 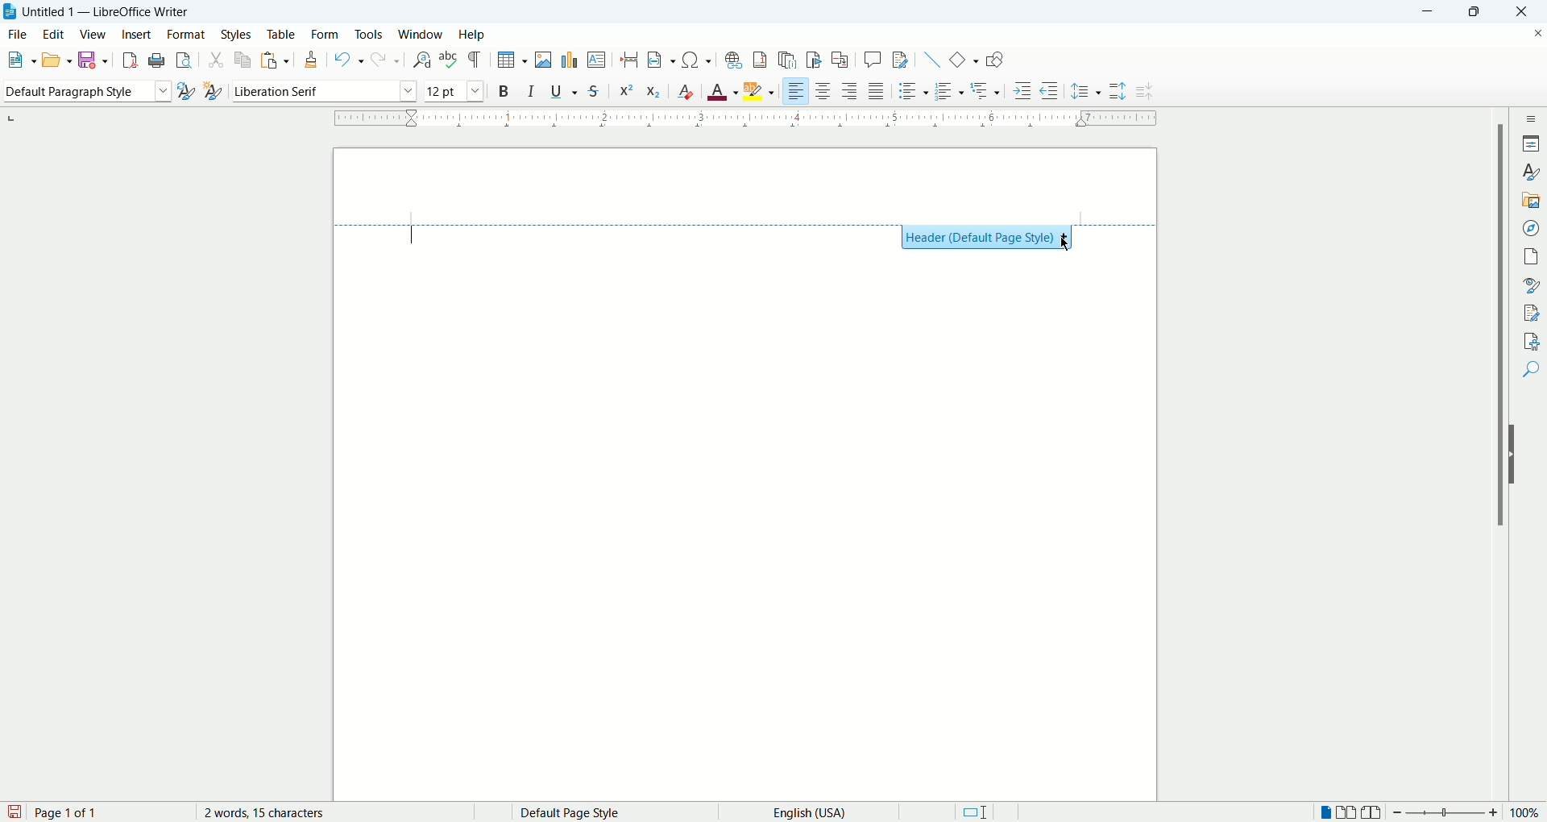 I want to click on standard selection, so click(x=974, y=812).